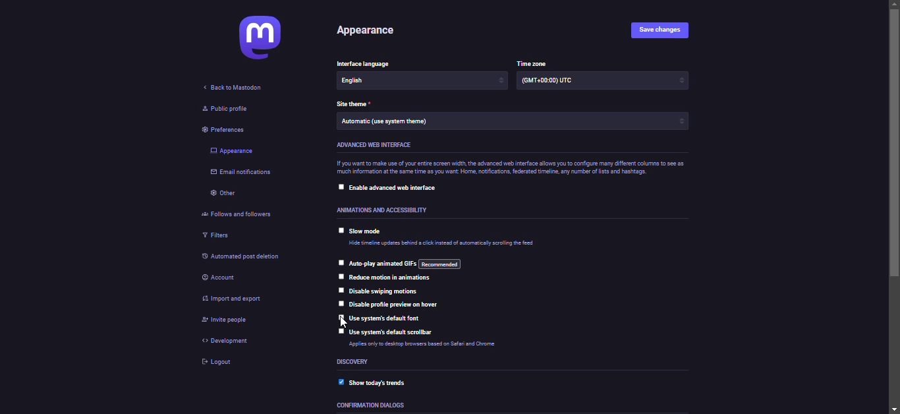 The width and height of the screenshot is (900, 414). What do you see at coordinates (217, 236) in the screenshot?
I see `filters` at bounding box center [217, 236].